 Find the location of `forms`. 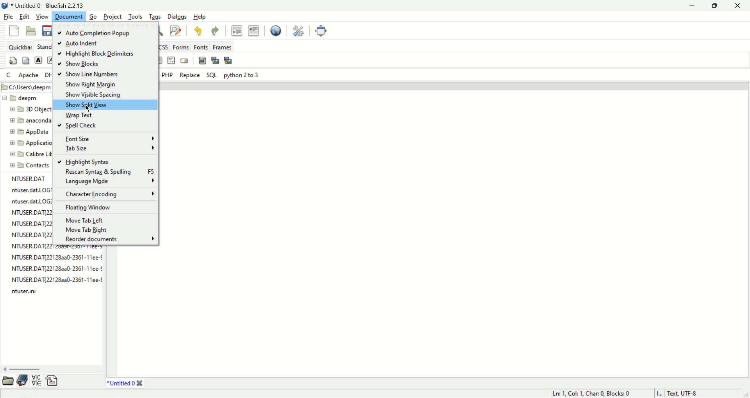

forms is located at coordinates (180, 47).